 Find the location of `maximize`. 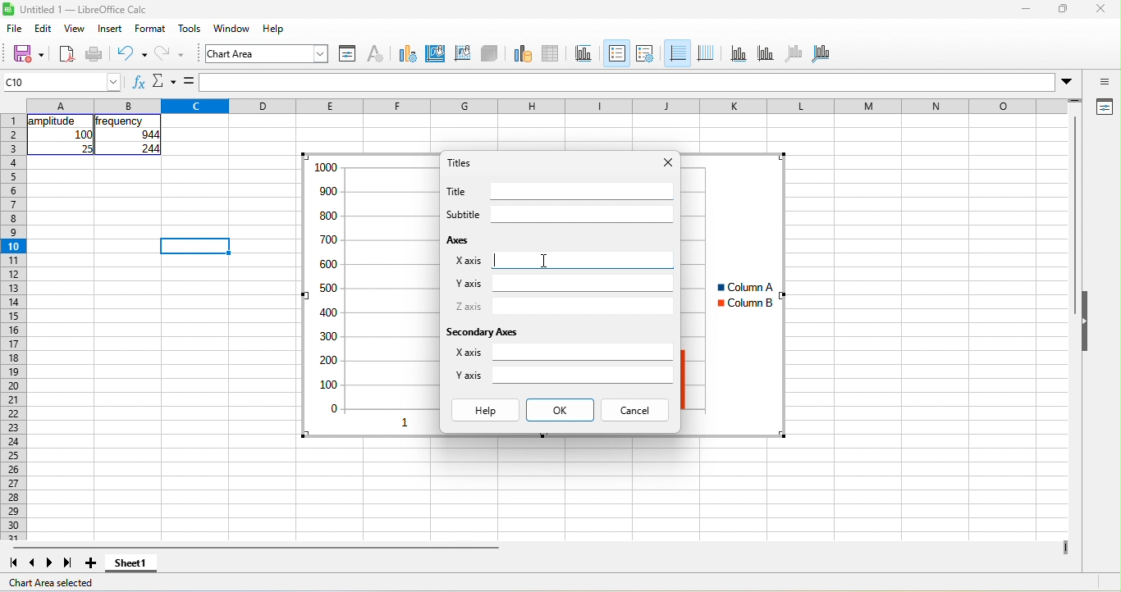

maximize is located at coordinates (1064, 8).